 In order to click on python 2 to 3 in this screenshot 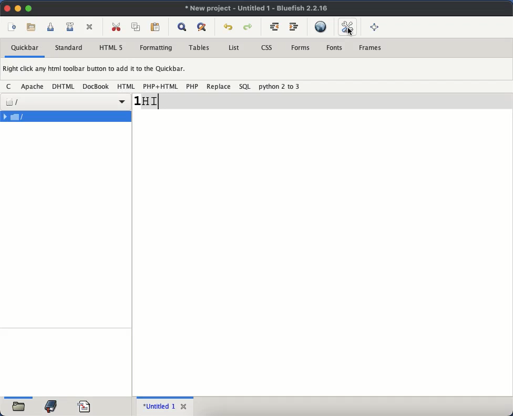, I will do `click(279, 87)`.